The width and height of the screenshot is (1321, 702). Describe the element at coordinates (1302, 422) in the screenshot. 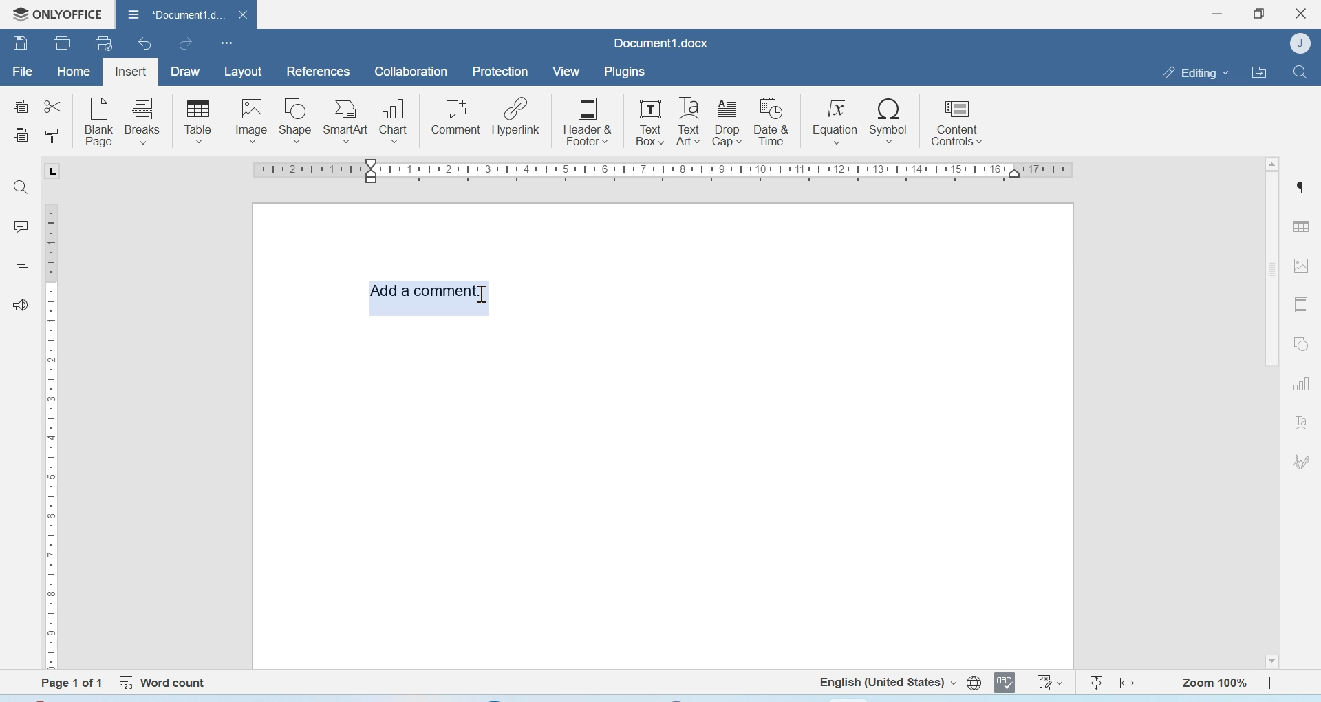

I see `Text` at that location.